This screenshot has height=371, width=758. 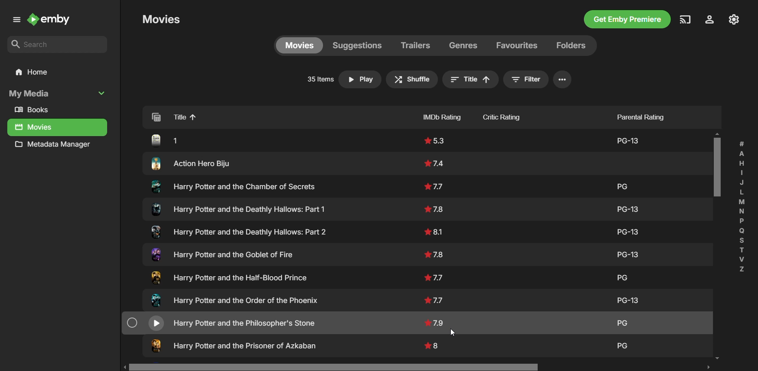 I want to click on Filter, so click(x=523, y=80).